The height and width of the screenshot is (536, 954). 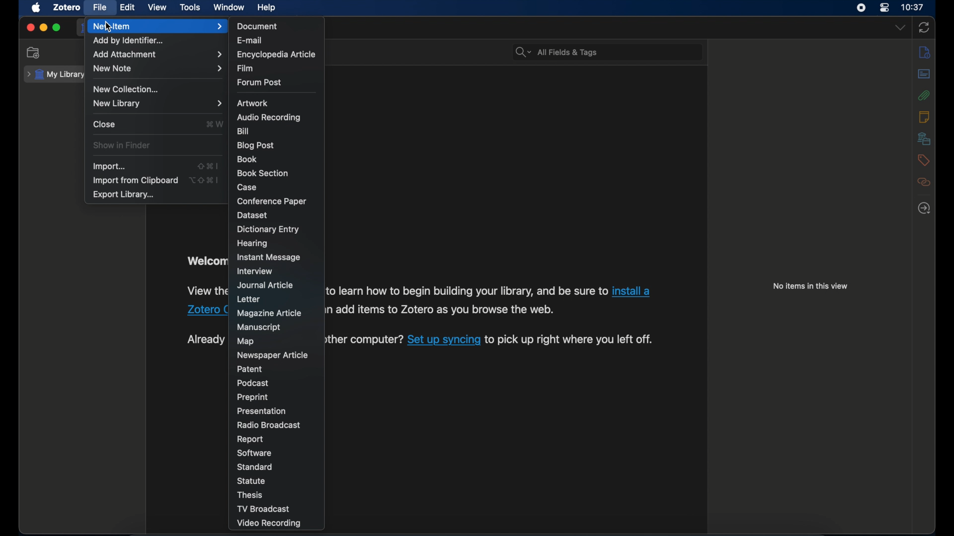 I want to click on attachments, so click(x=925, y=96).